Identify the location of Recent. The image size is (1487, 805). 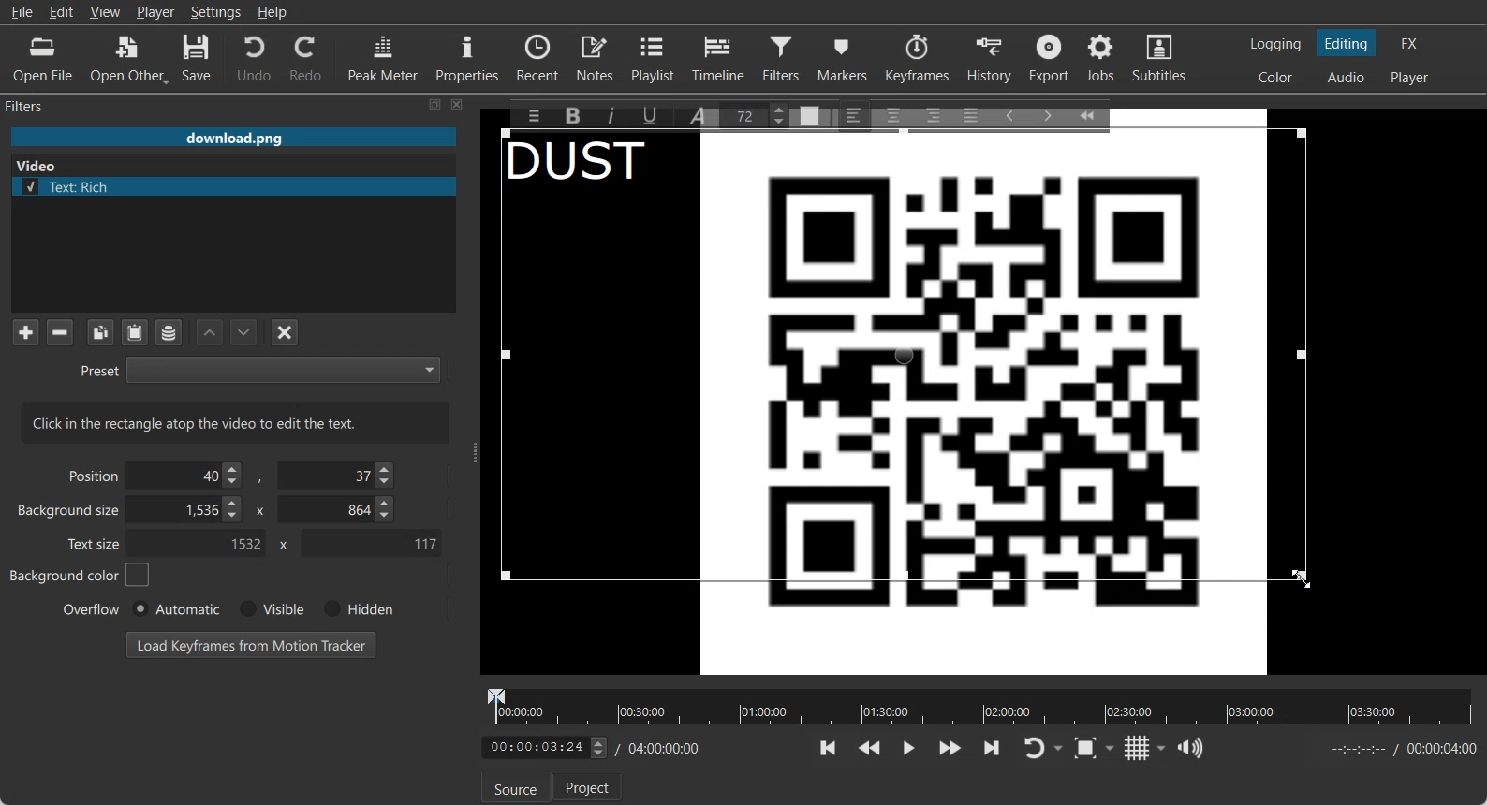
(537, 56).